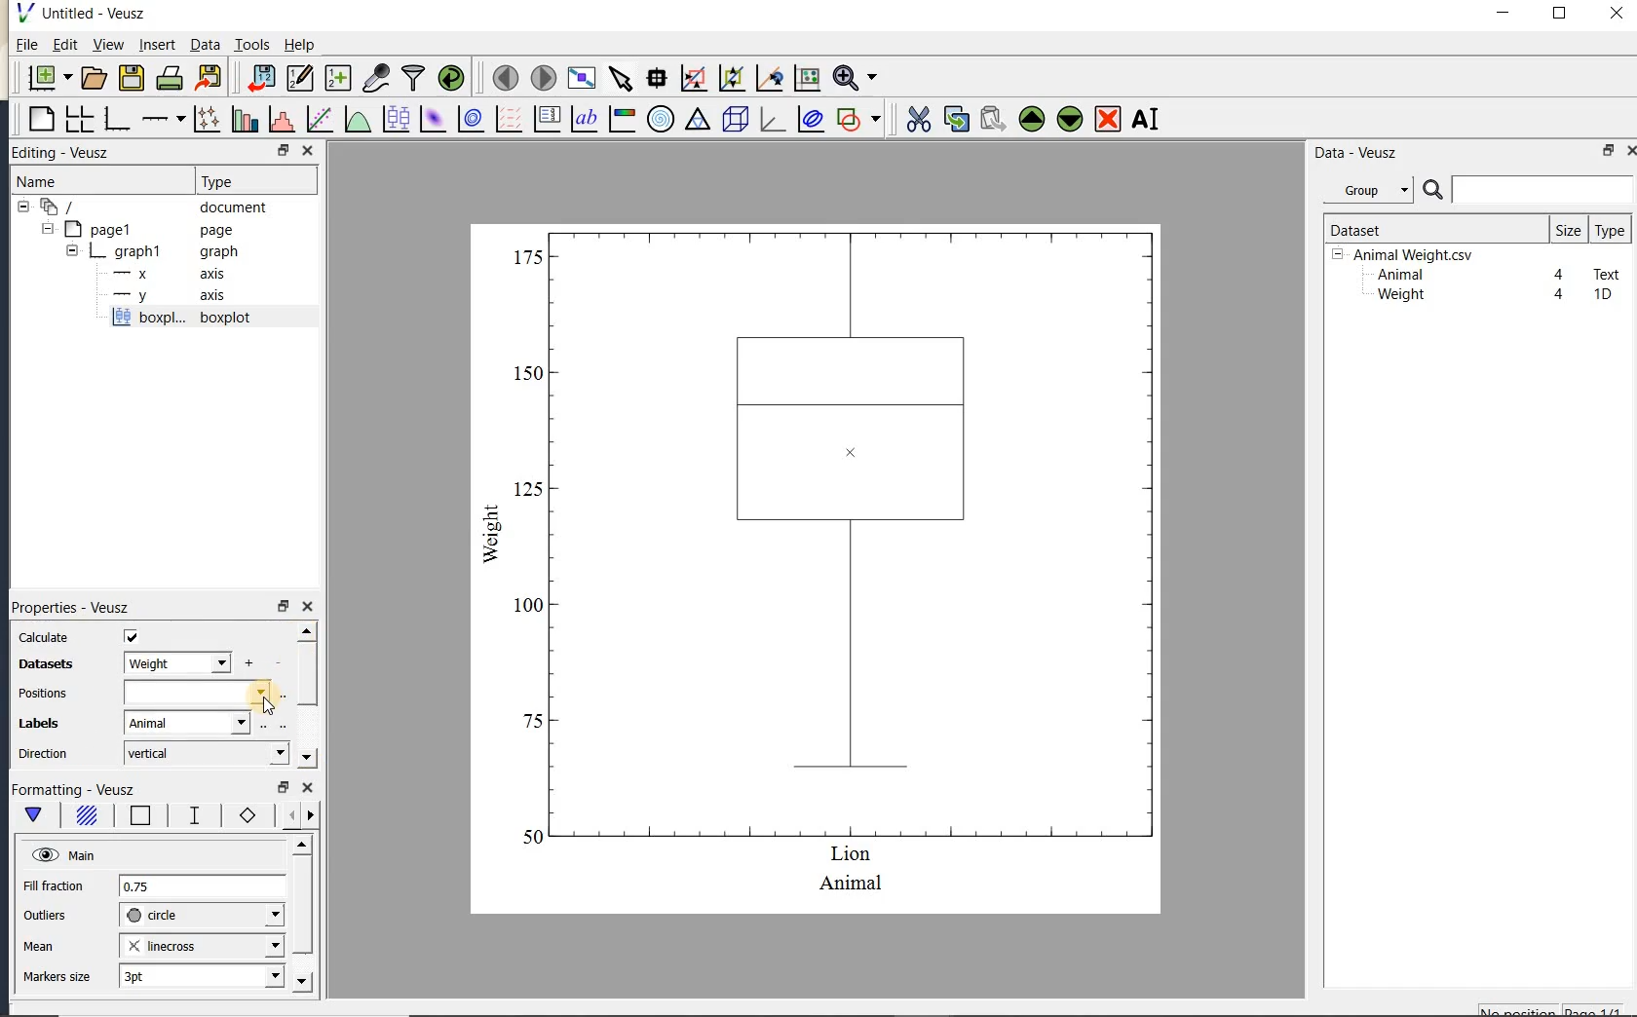  Describe the element at coordinates (40, 944) in the screenshot. I see `mean` at that location.